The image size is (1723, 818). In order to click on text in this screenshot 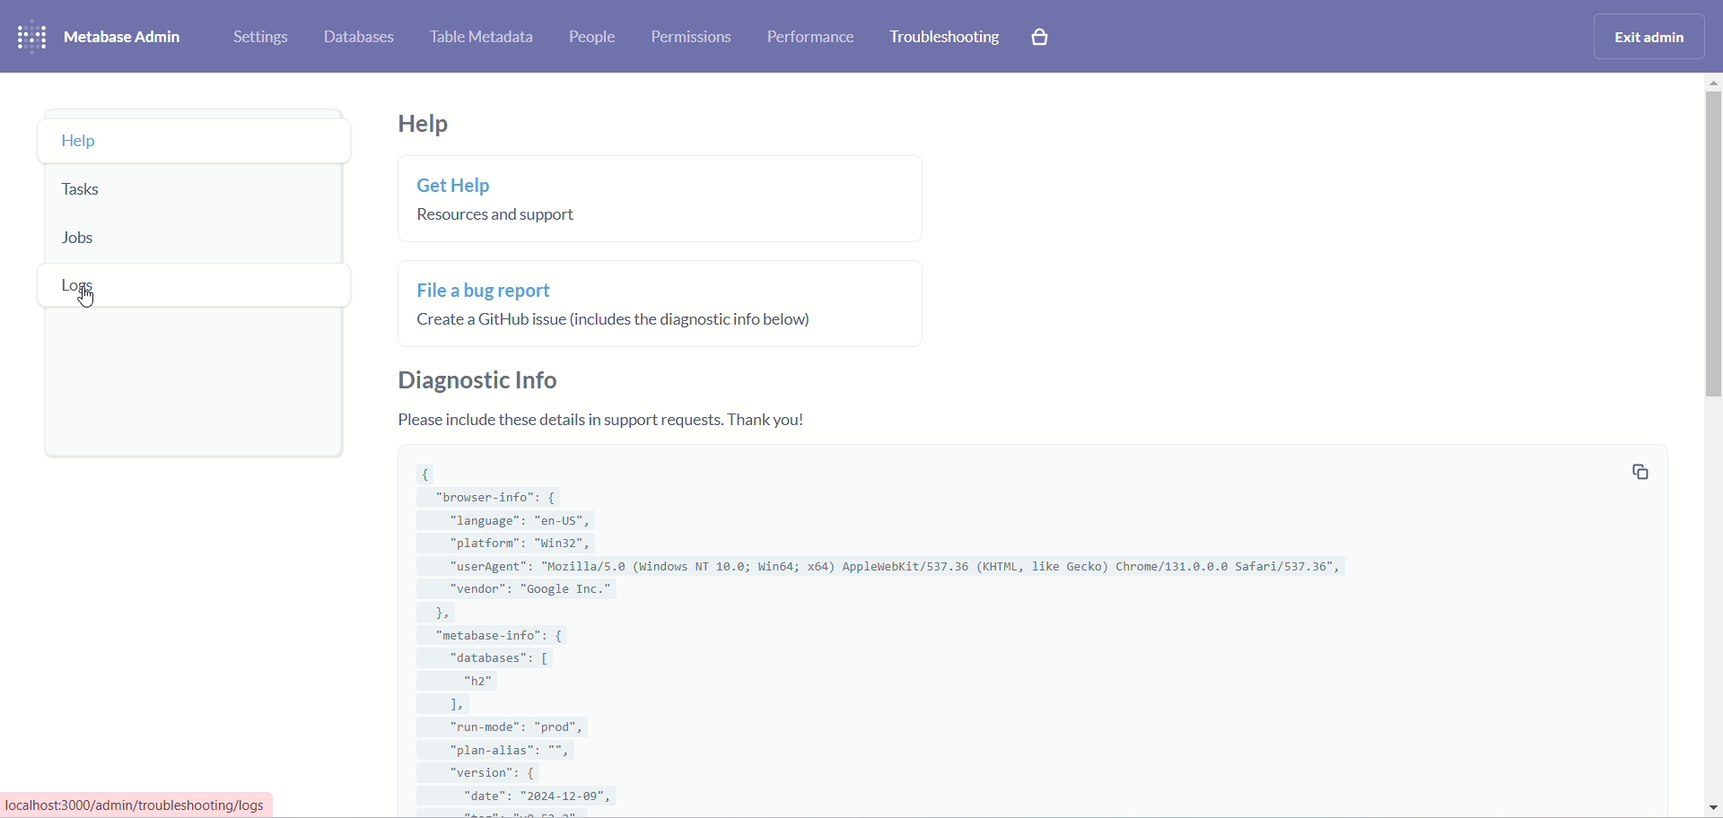, I will do `click(157, 804)`.